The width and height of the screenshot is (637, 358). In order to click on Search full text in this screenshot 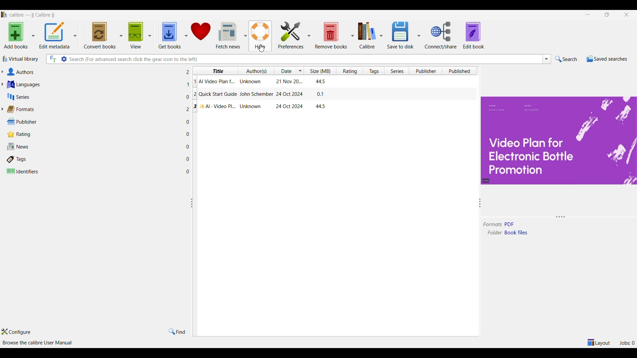, I will do `click(53, 59)`.